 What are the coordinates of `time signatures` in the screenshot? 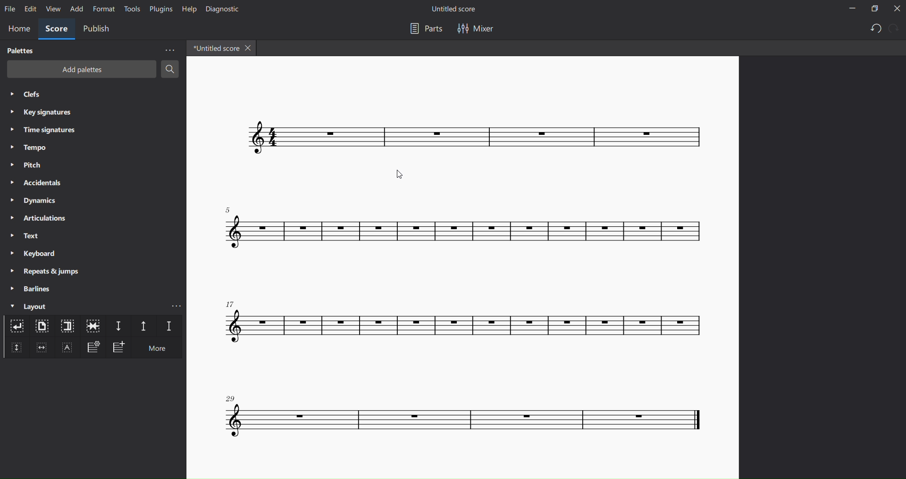 It's located at (48, 129).